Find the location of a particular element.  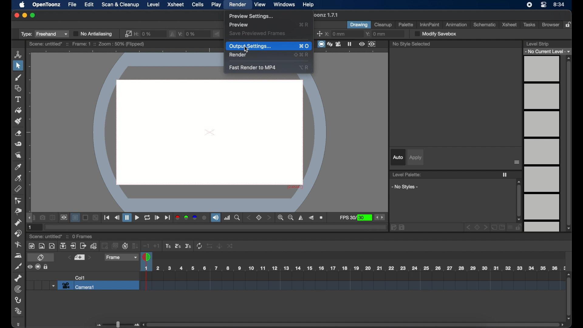

 is located at coordinates (38, 267).